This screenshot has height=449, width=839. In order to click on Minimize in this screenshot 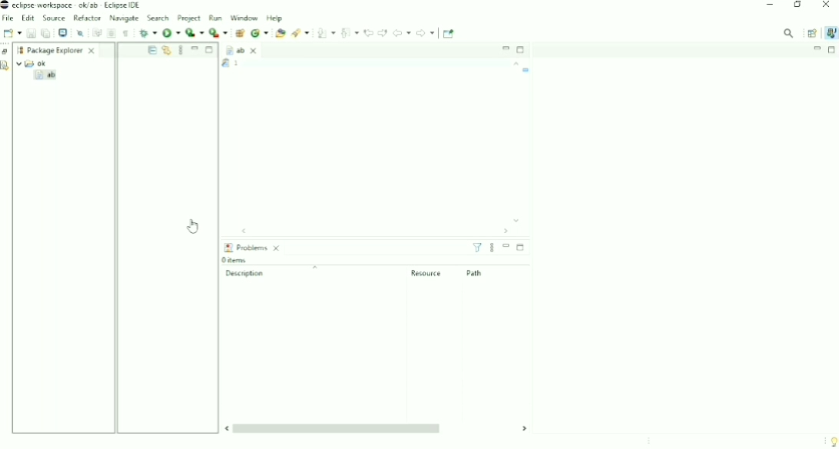, I will do `click(506, 246)`.